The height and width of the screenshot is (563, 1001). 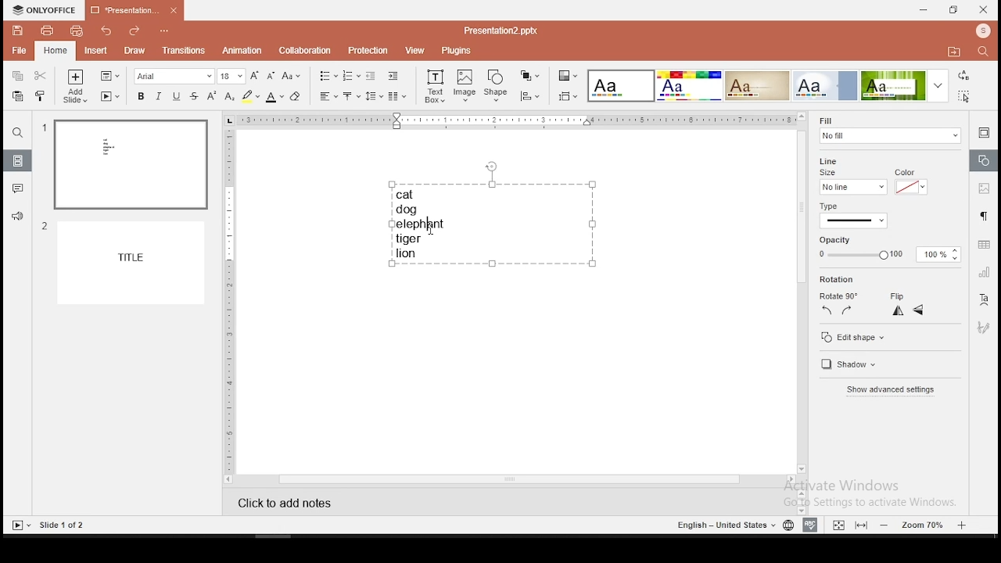 What do you see at coordinates (876, 216) in the screenshot?
I see `Type` at bounding box center [876, 216].